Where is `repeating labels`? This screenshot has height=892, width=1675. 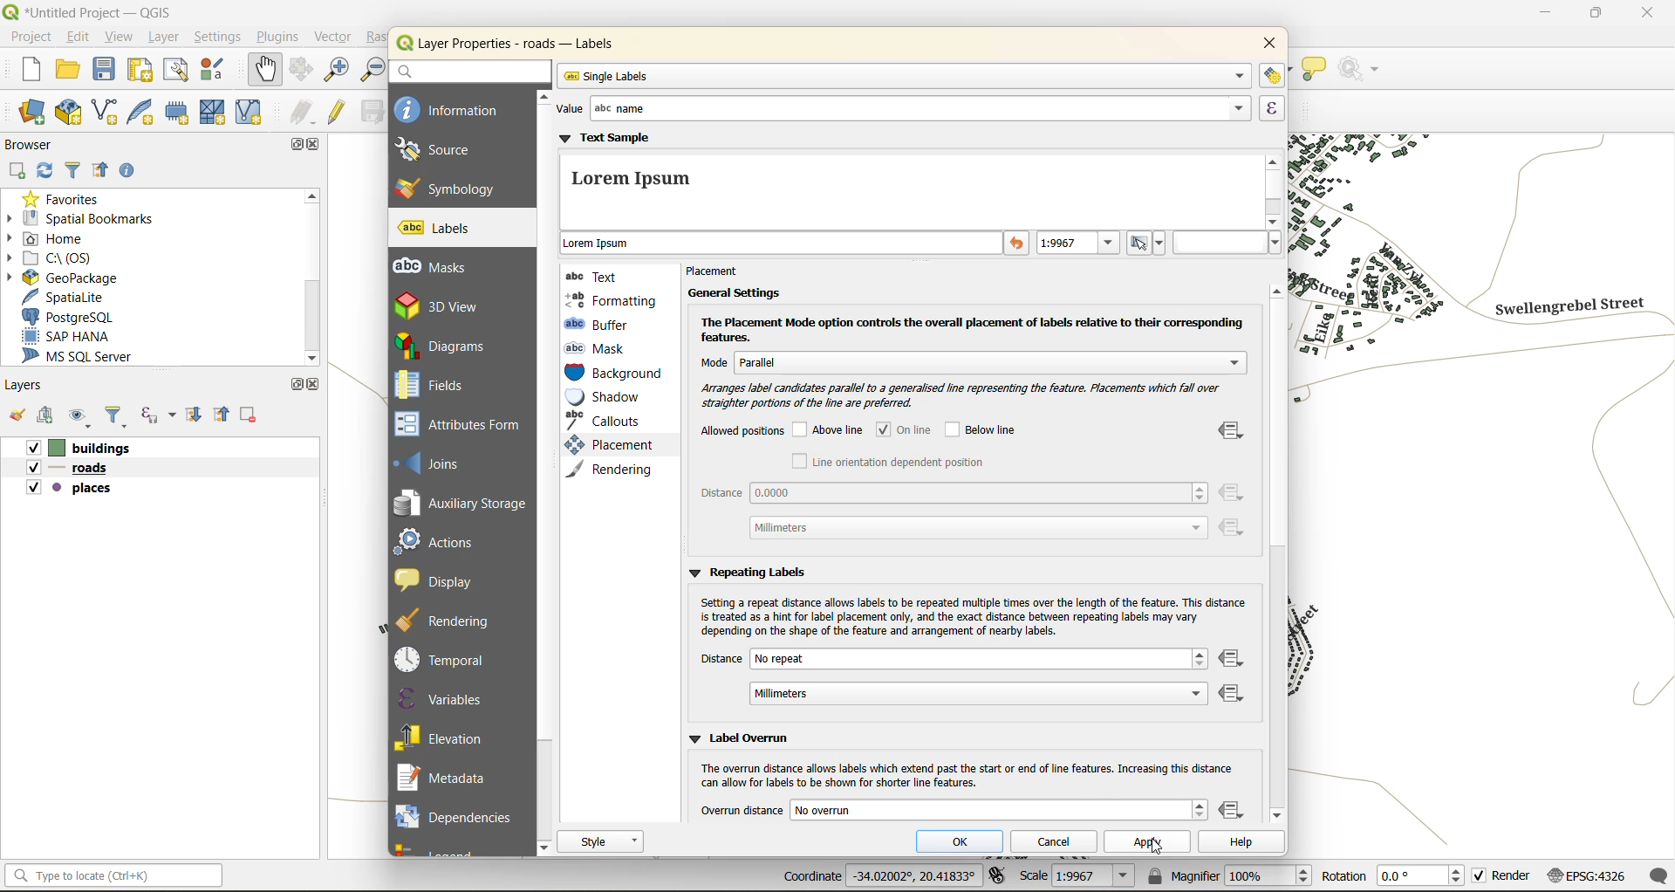 repeating labels is located at coordinates (745, 571).